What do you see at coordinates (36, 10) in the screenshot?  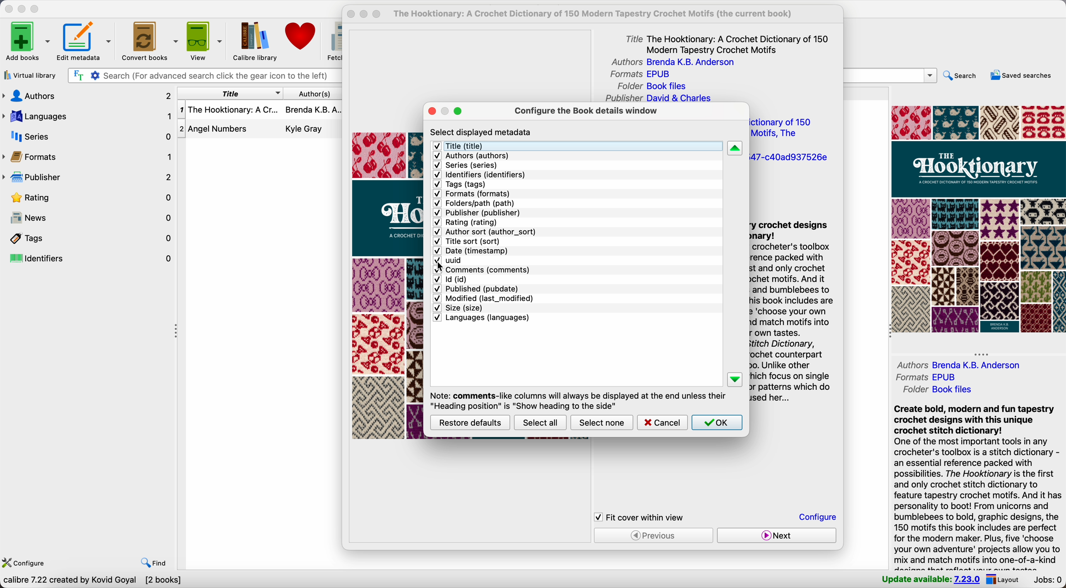 I see `maximize` at bounding box center [36, 10].